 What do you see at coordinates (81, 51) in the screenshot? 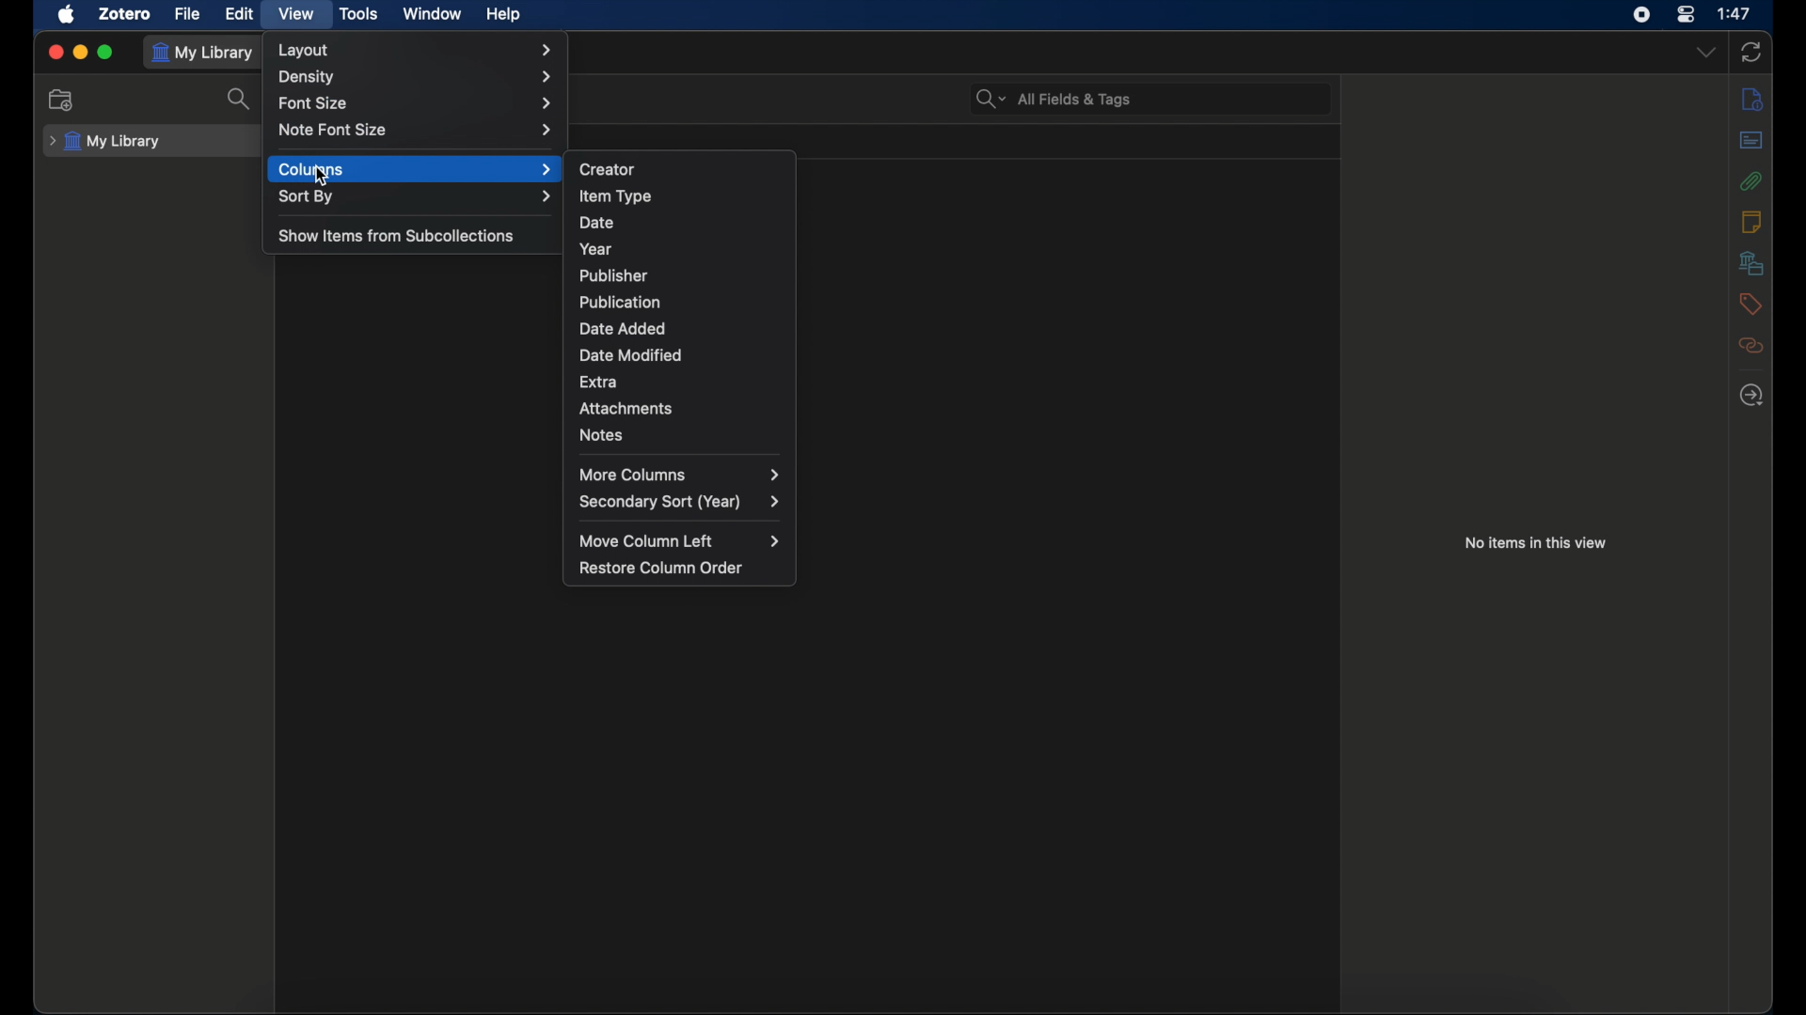
I see `minimize` at bounding box center [81, 51].